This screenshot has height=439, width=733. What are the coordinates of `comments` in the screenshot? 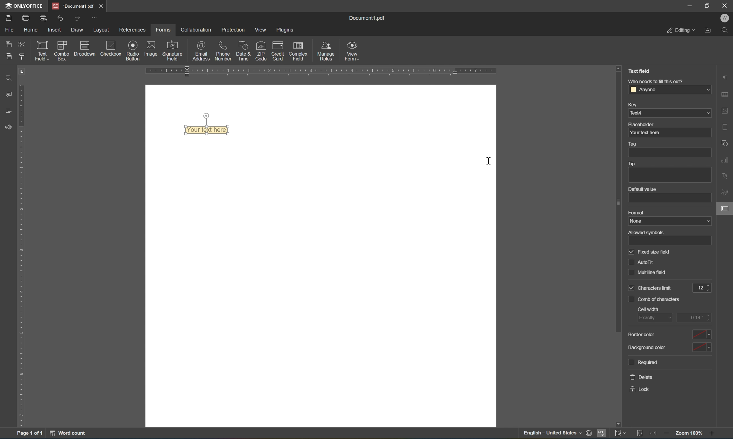 It's located at (9, 94).